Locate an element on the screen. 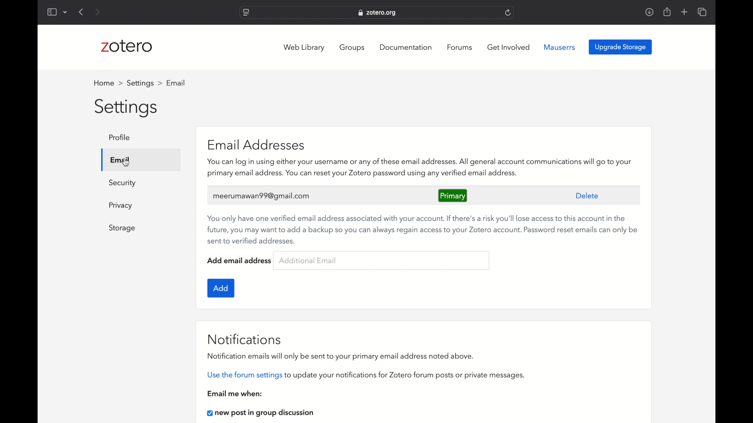 The width and height of the screenshot is (753, 423). refresh is located at coordinates (508, 13).